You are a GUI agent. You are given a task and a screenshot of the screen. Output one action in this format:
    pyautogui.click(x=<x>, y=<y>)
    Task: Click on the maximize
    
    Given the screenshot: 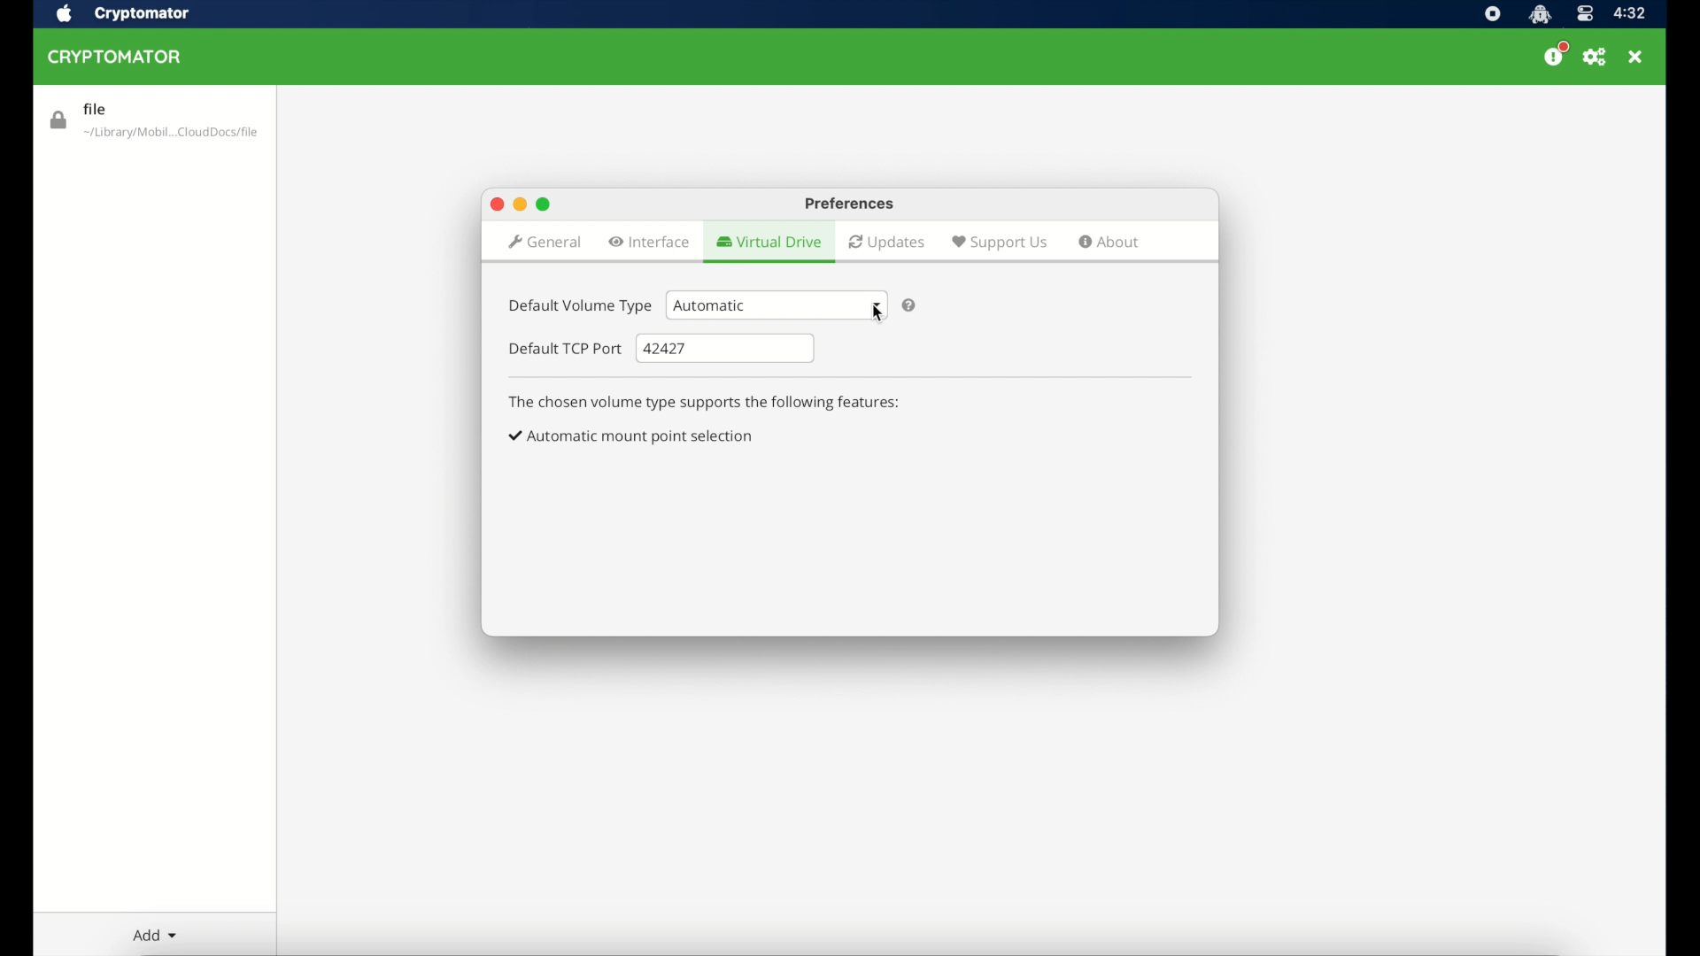 What is the action you would take?
    pyautogui.click(x=545, y=203)
    